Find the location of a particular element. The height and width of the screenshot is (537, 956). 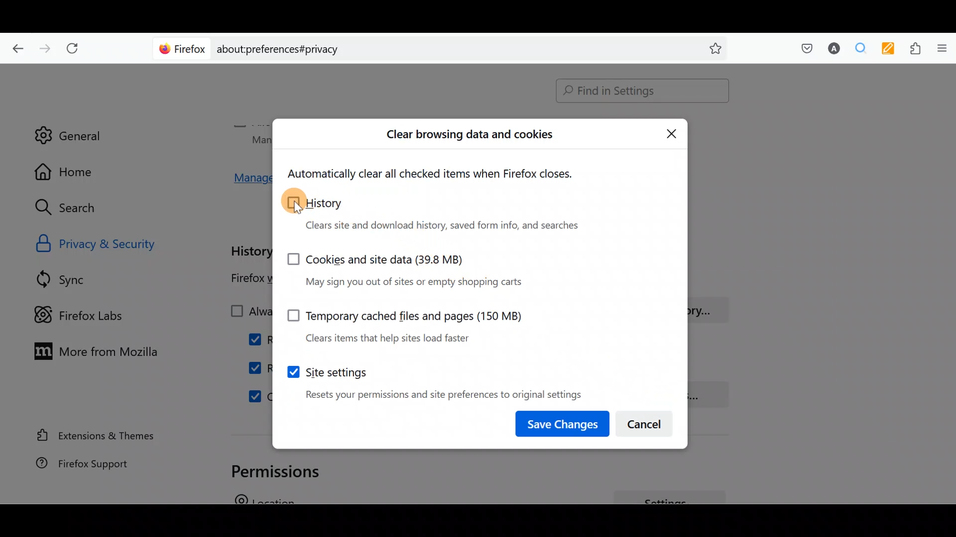

Go back one page is located at coordinates (15, 47).